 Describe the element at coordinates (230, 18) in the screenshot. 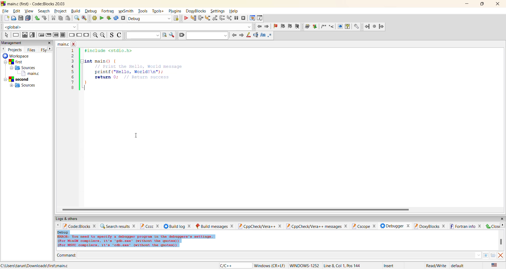

I see `step into instruction` at that location.